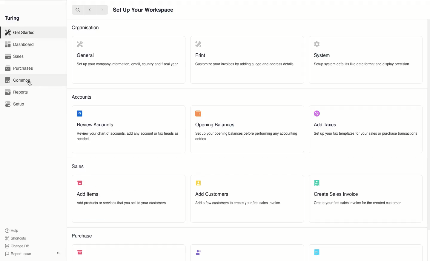 This screenshot has height=261, width=430. Describe the element at coordinates (85, 28) in the screenshot. I see `Organisation` at that location.